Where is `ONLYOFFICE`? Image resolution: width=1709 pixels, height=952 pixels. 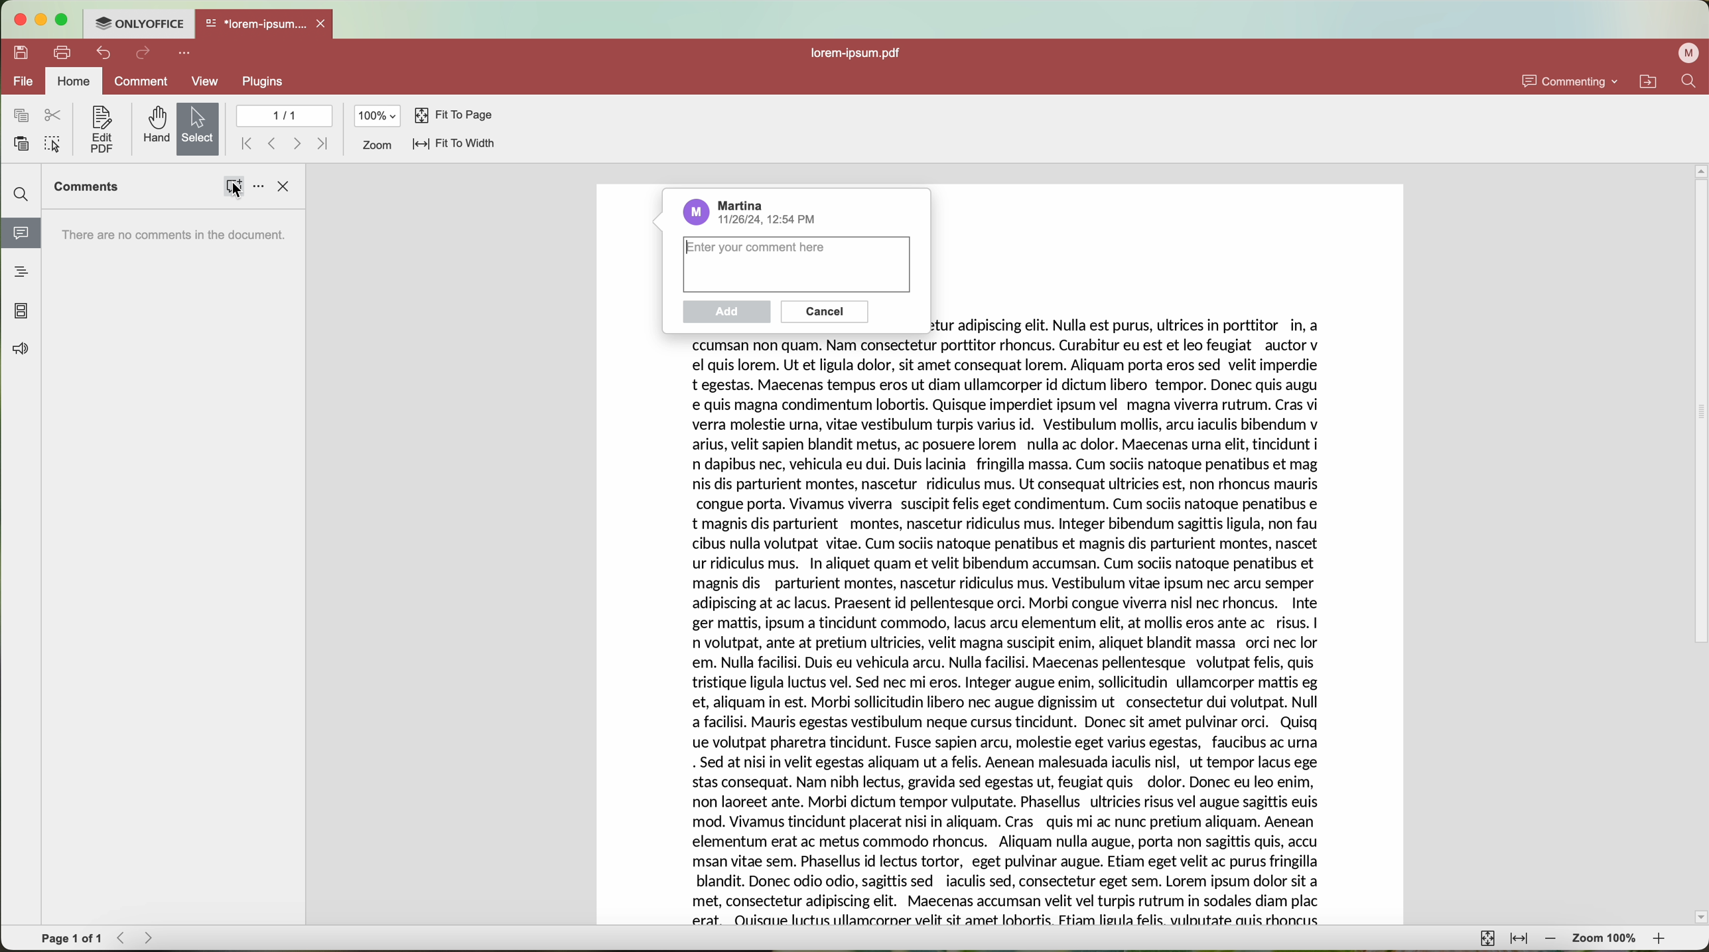
ONLYOFFICE is located at coordinates (139, 24).